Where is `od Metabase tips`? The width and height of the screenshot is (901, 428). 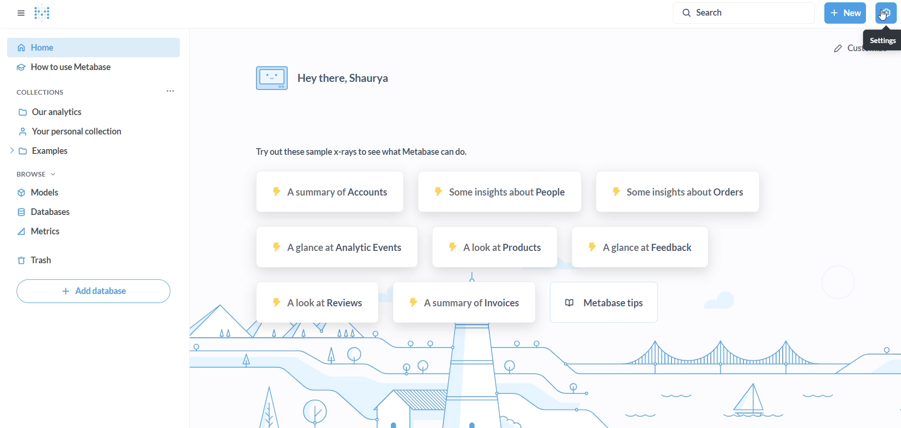 od Metabase tips is located at coordinates (608, 301).